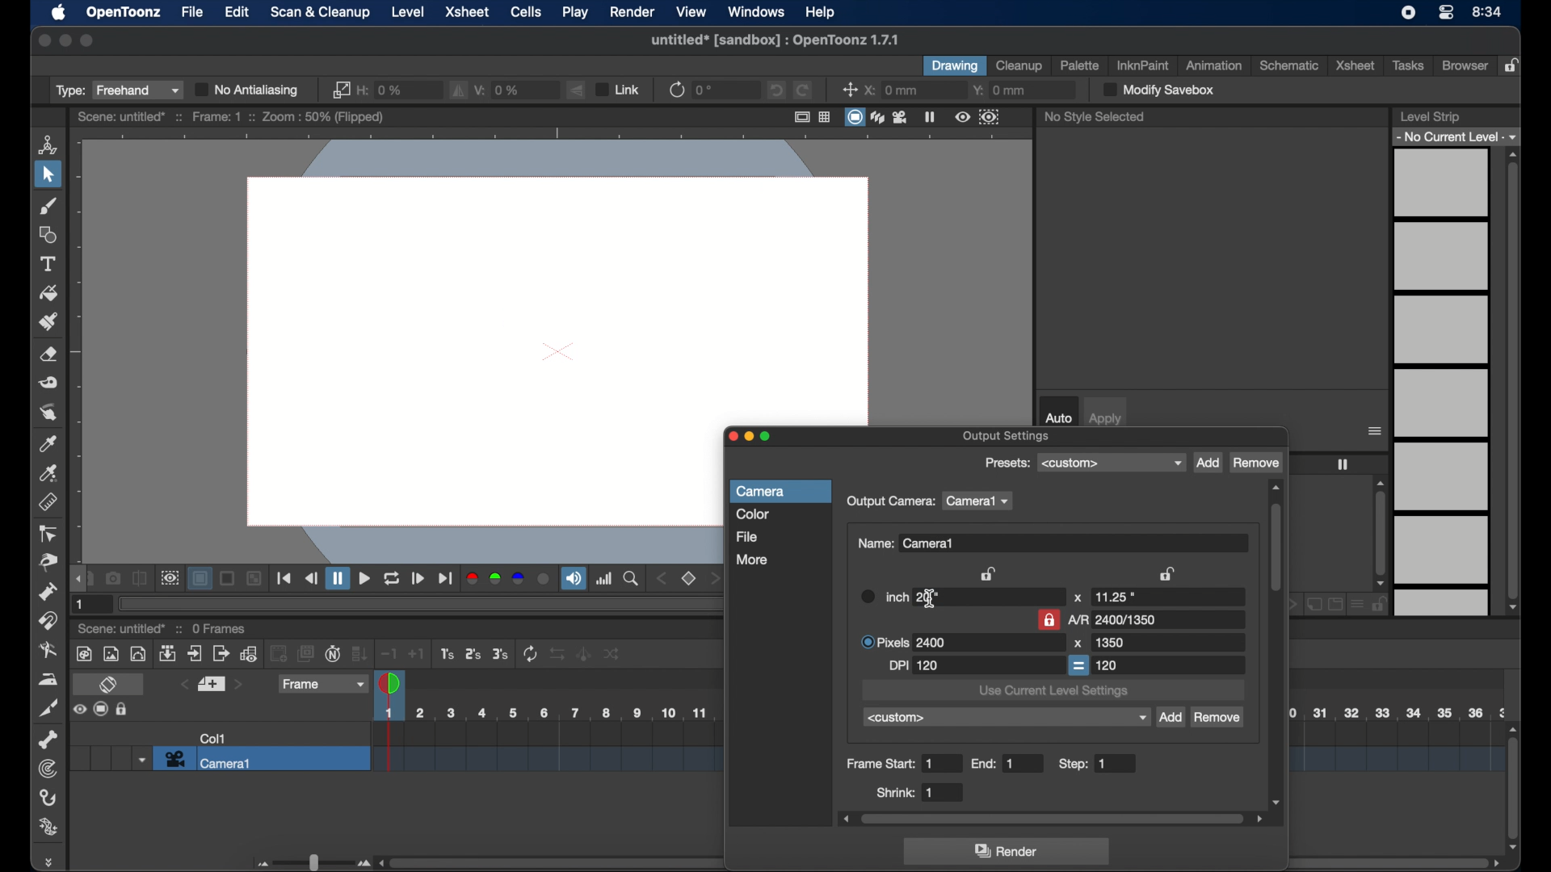  What do you see at coordinates (1078, 644) in the screenshot?
I see `x` at bounding box center [1078, 644].